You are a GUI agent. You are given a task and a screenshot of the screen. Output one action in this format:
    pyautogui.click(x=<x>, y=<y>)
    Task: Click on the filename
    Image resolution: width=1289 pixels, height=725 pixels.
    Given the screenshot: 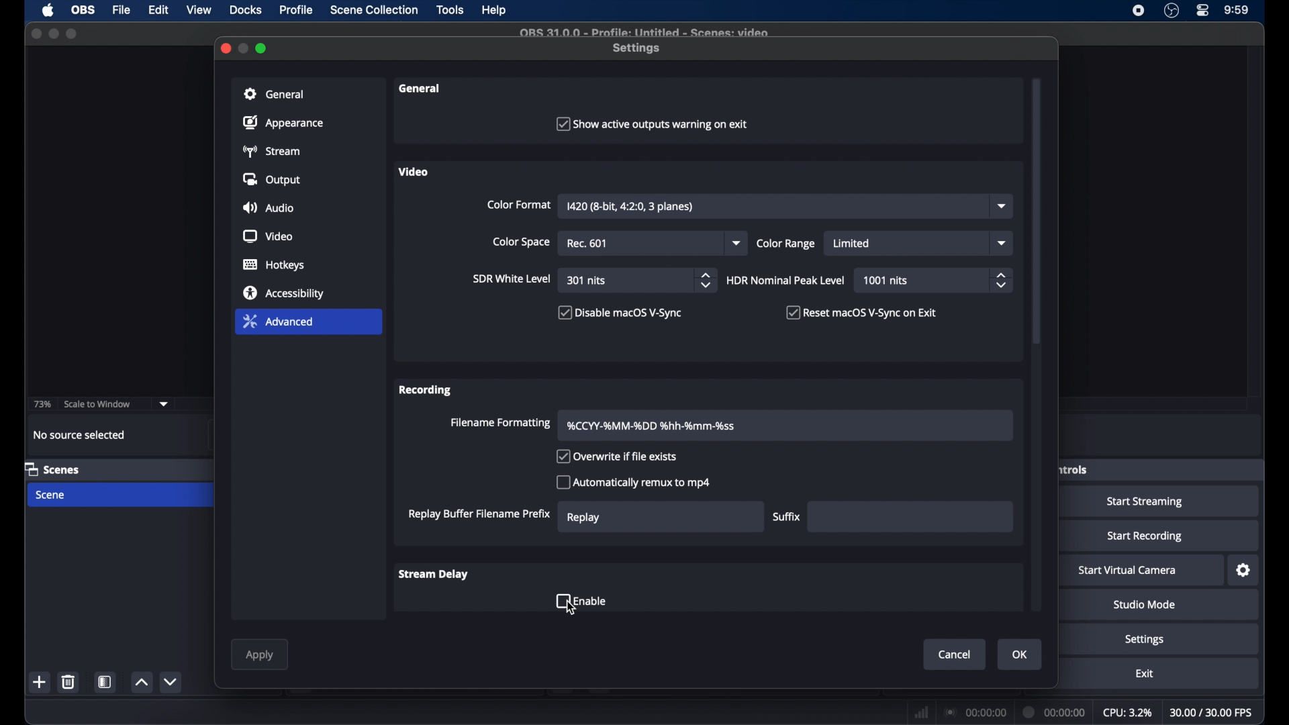 What is the action you would take?
    pyautogui.click(x=644, y=33)
    